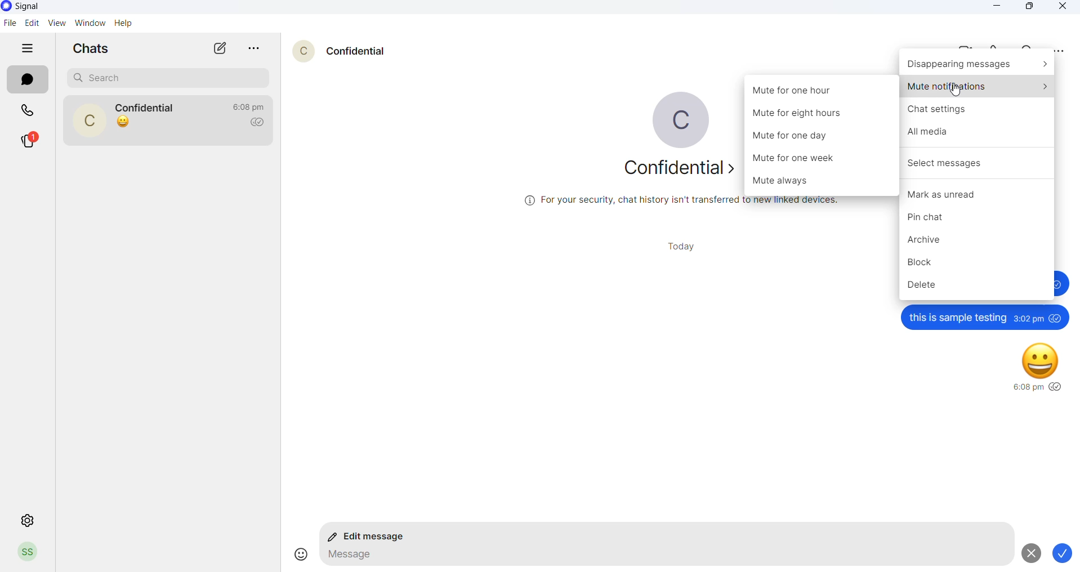 The image size is (1080, 572). Describe the element at coordinates (957, 89) in the screenshot. I see `cursor` at that location.